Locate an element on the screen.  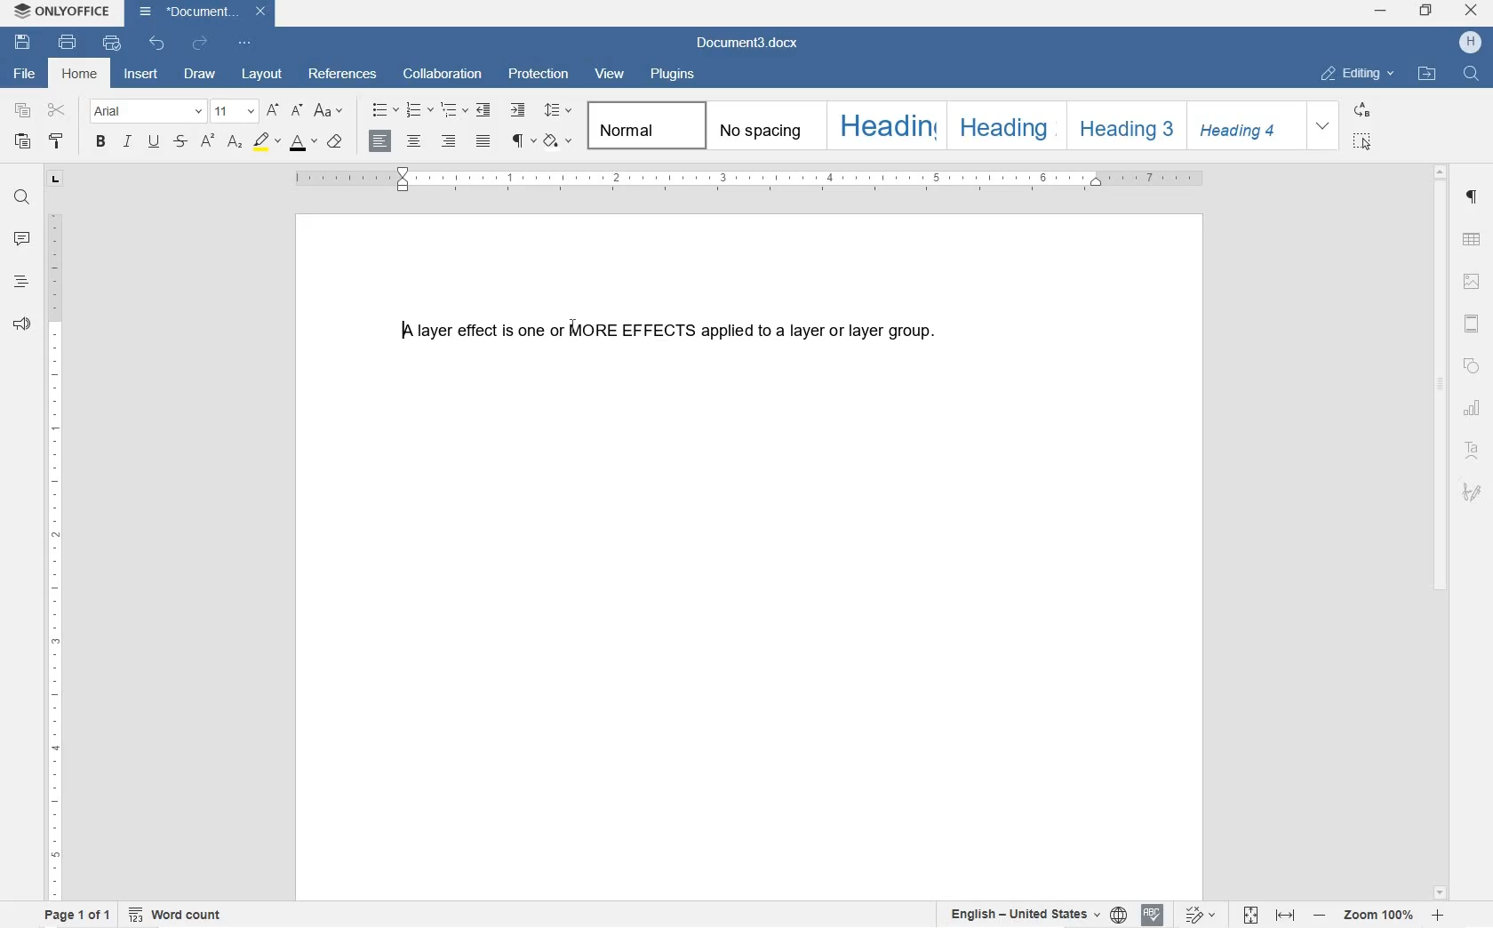
COPY STYLE is located at coordinates (58, 142).